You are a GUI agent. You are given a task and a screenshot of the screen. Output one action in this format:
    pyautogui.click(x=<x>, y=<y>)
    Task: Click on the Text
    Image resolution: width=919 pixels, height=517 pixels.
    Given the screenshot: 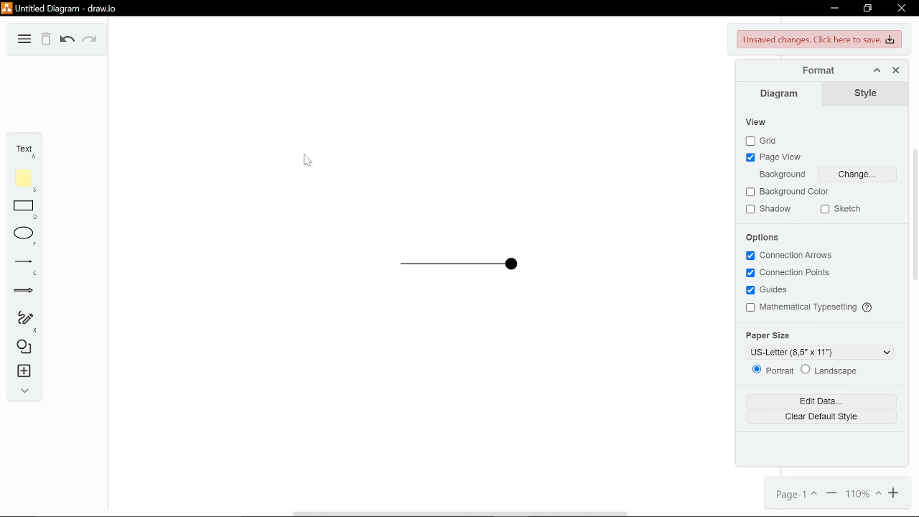 What is the action you would take?
    pyautogui.click(x=23, y=149)
    